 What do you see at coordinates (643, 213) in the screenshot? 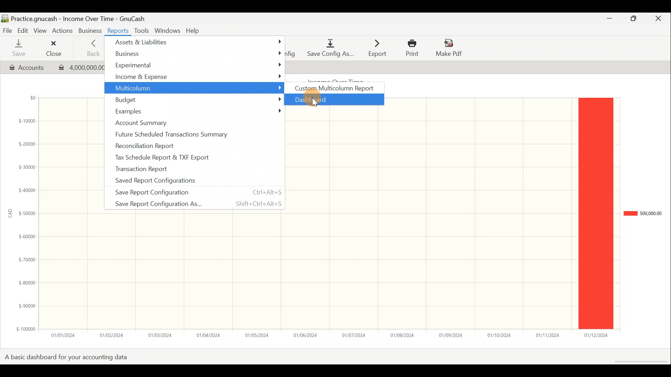
I see `Chart legend` at bounding box center [643, 213].